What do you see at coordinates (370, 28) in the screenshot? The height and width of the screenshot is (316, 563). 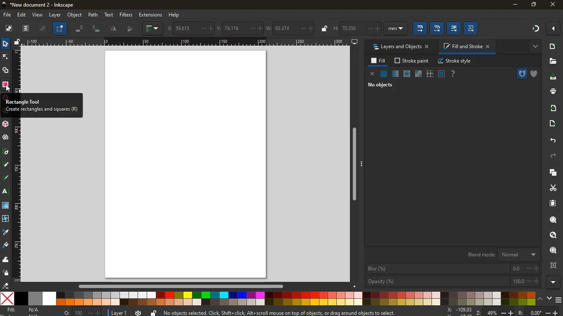 I see `h` at bounding box center [370, 28].